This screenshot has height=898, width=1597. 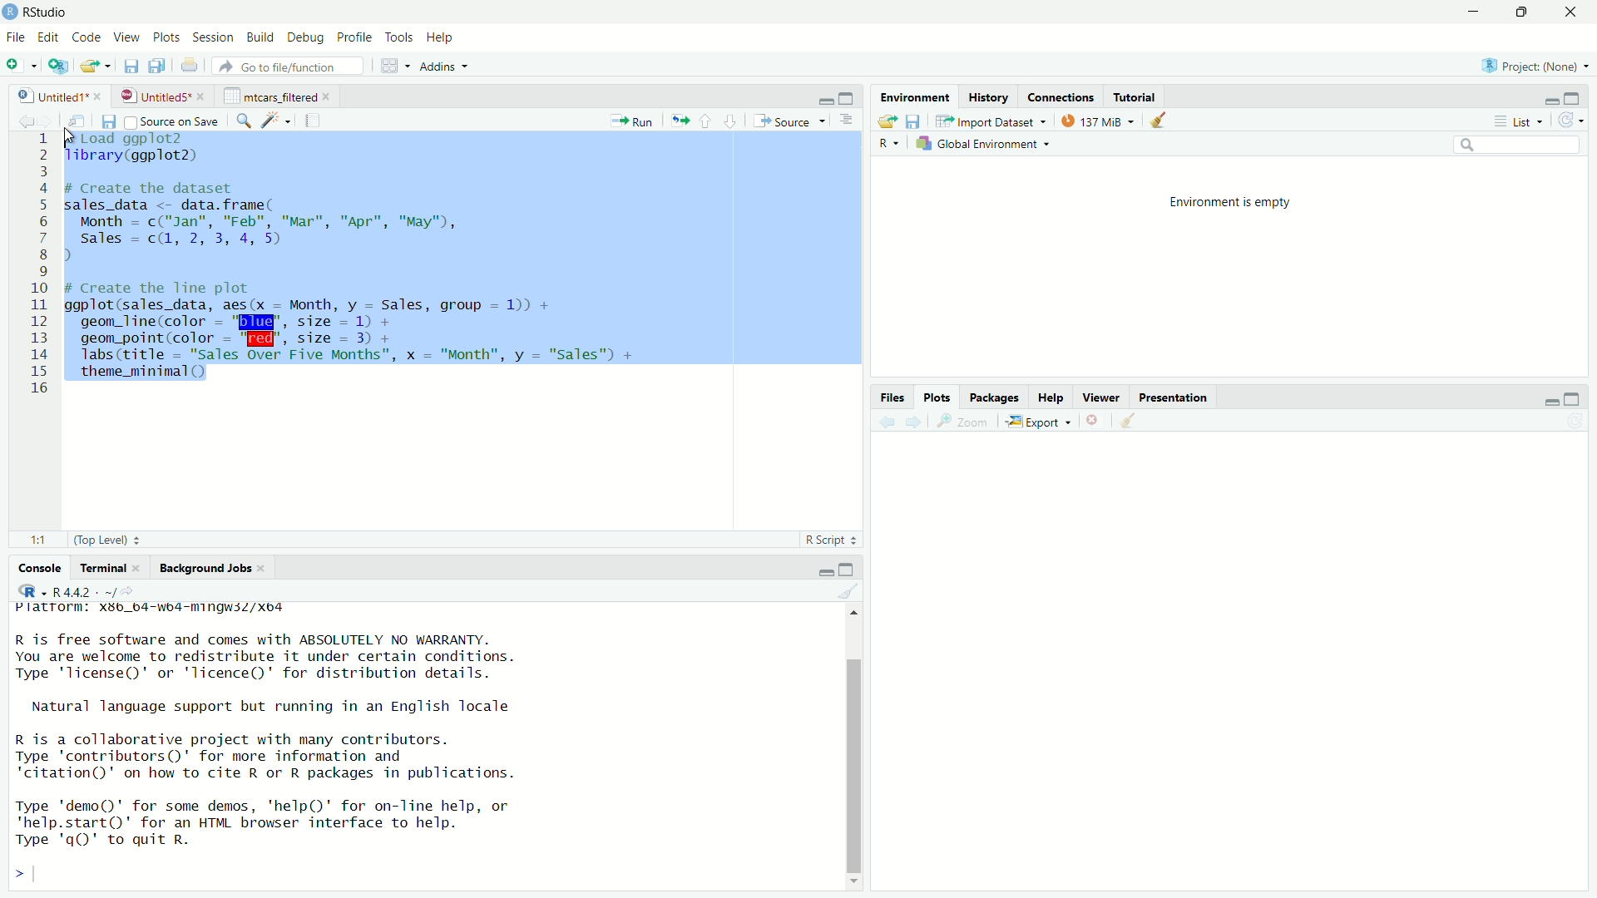 What do you see at coordinates (1095, 121) in the screenshot?
I see `137MB` at bounding box center [1095, 121].